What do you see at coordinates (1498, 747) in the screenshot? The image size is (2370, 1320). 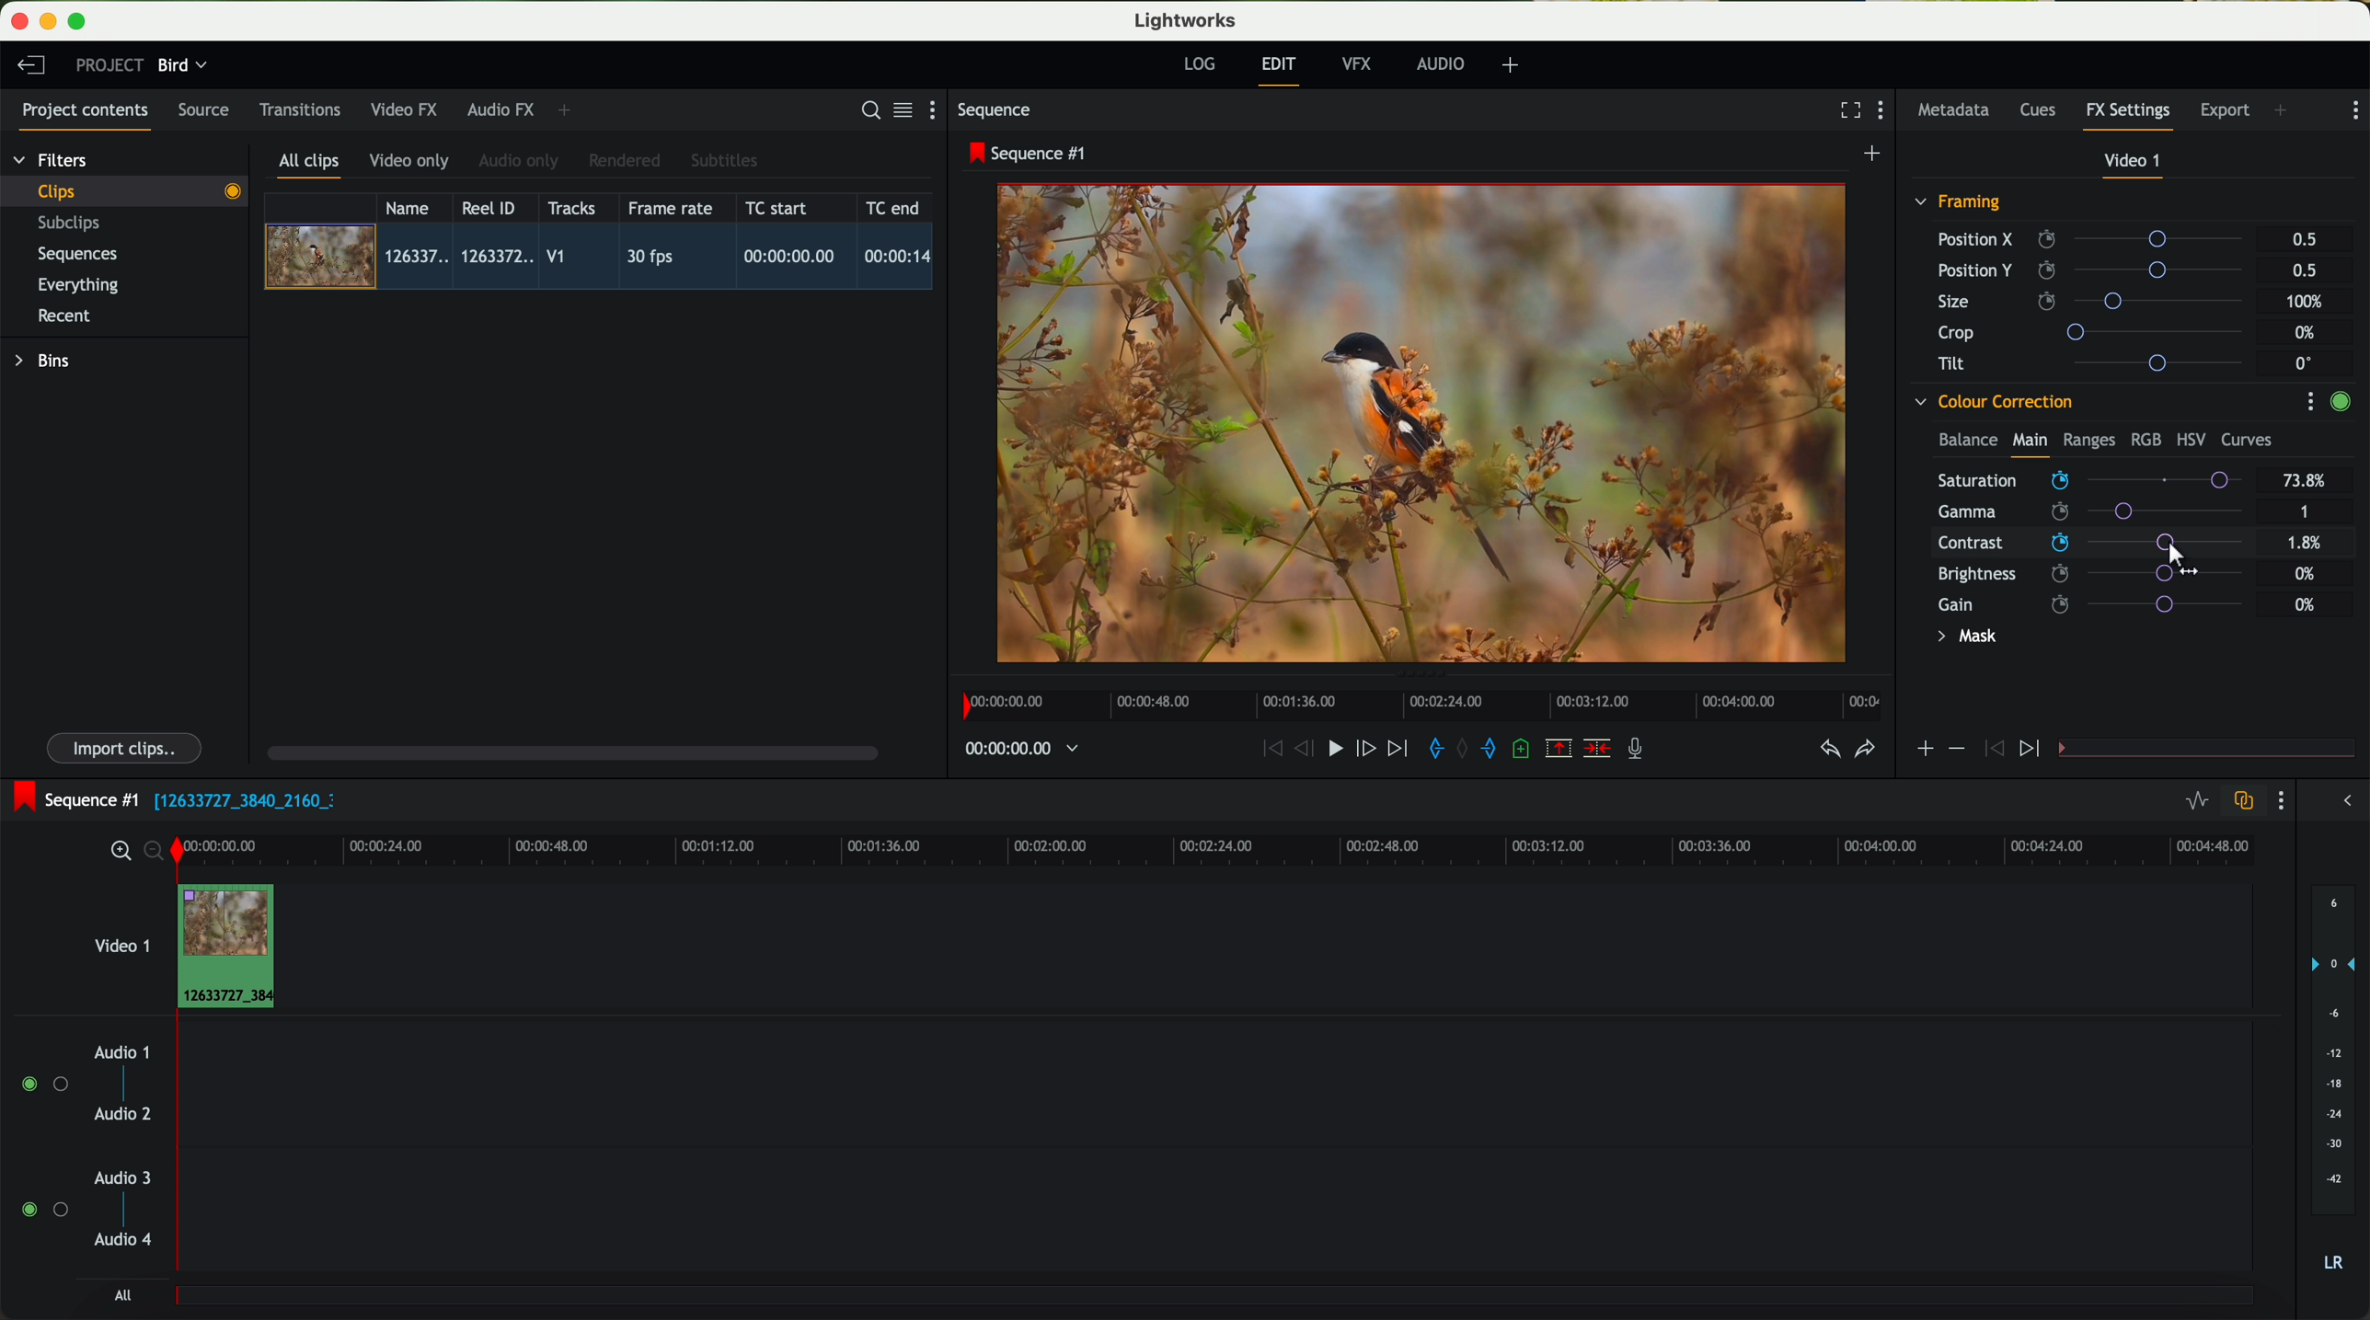 I see `add 'out' mark` at bounding box center [1498, 747].